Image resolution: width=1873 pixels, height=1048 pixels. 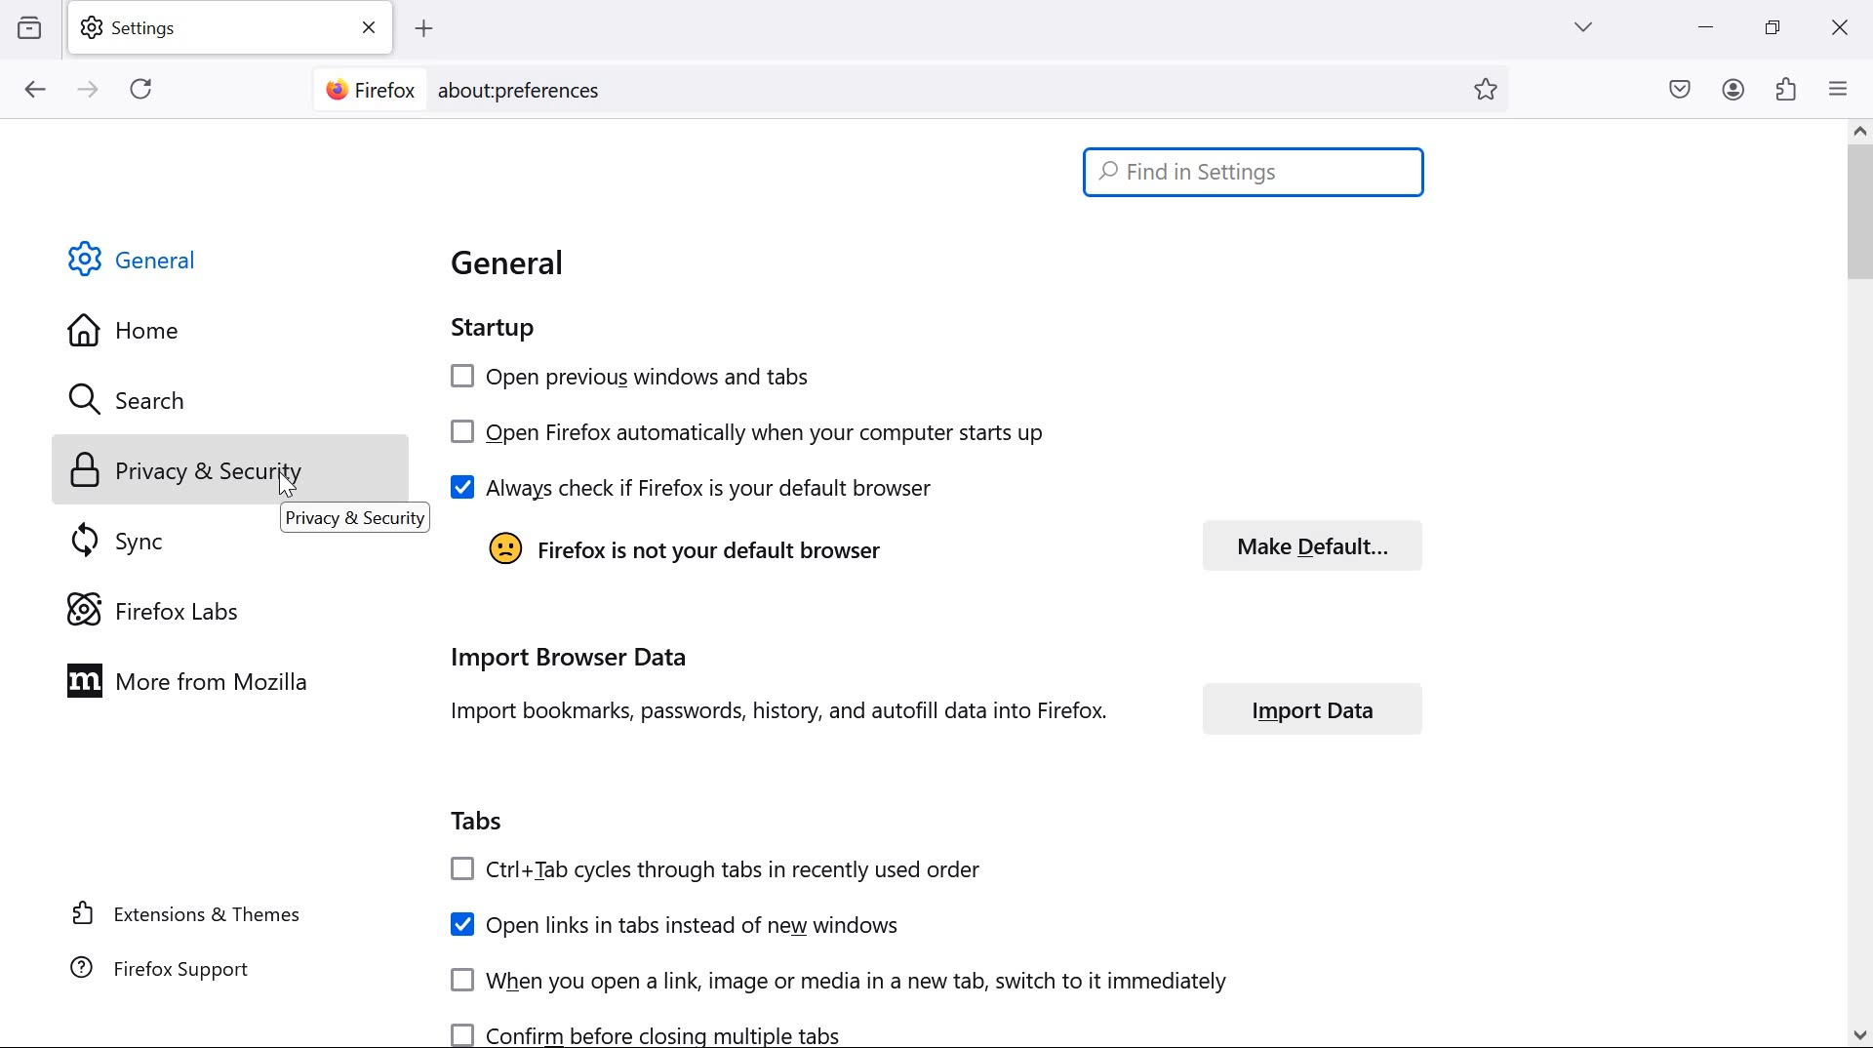 What do you see at coordinates (165, 967) in the screenshot?
I see `Firefox support` at bounding box center [165, 967].